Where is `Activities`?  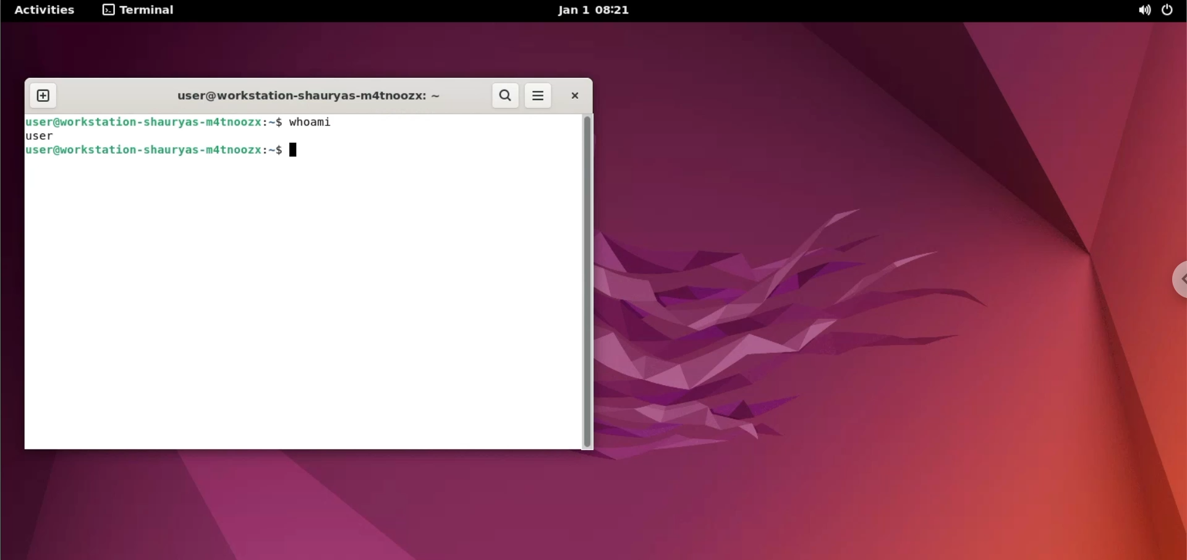 Activities is located at coordinates (46, 11).